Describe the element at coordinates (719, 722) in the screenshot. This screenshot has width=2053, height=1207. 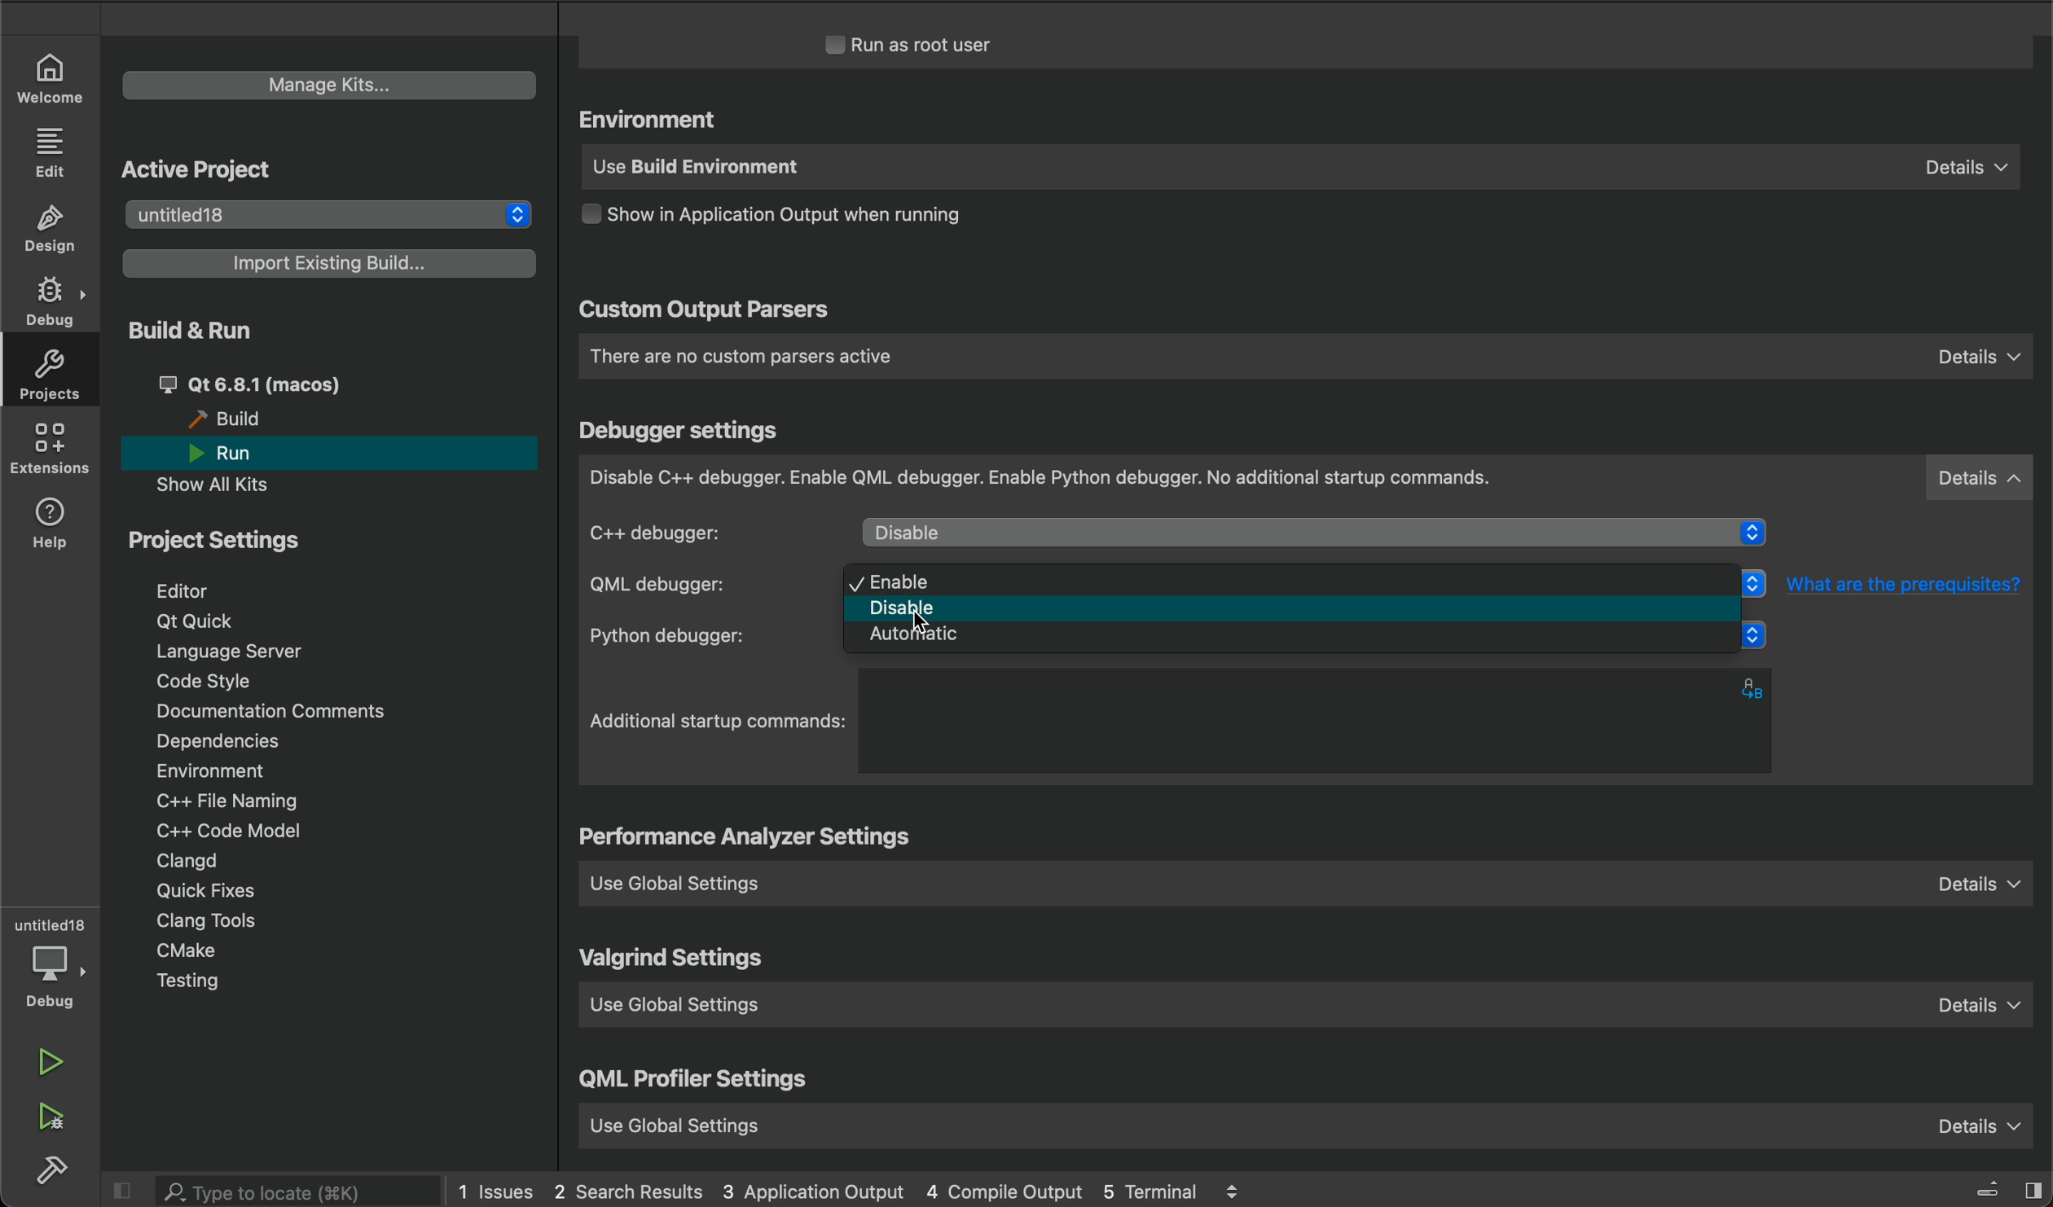
I see `startup ` at that location.